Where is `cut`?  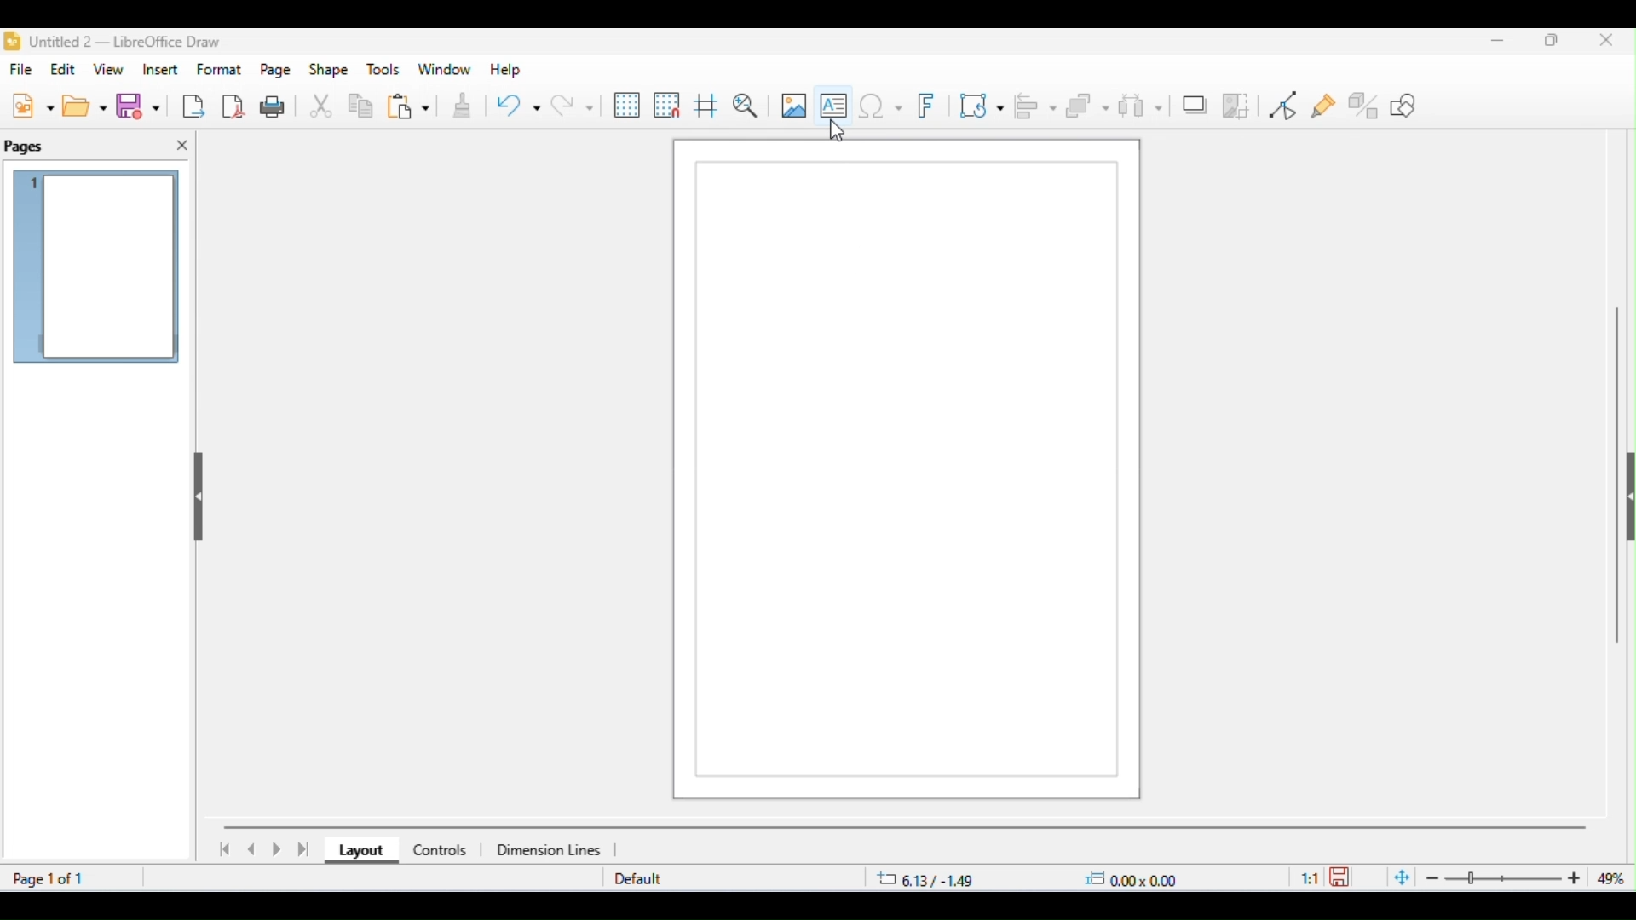 cut is located at coordinates (322, 107).